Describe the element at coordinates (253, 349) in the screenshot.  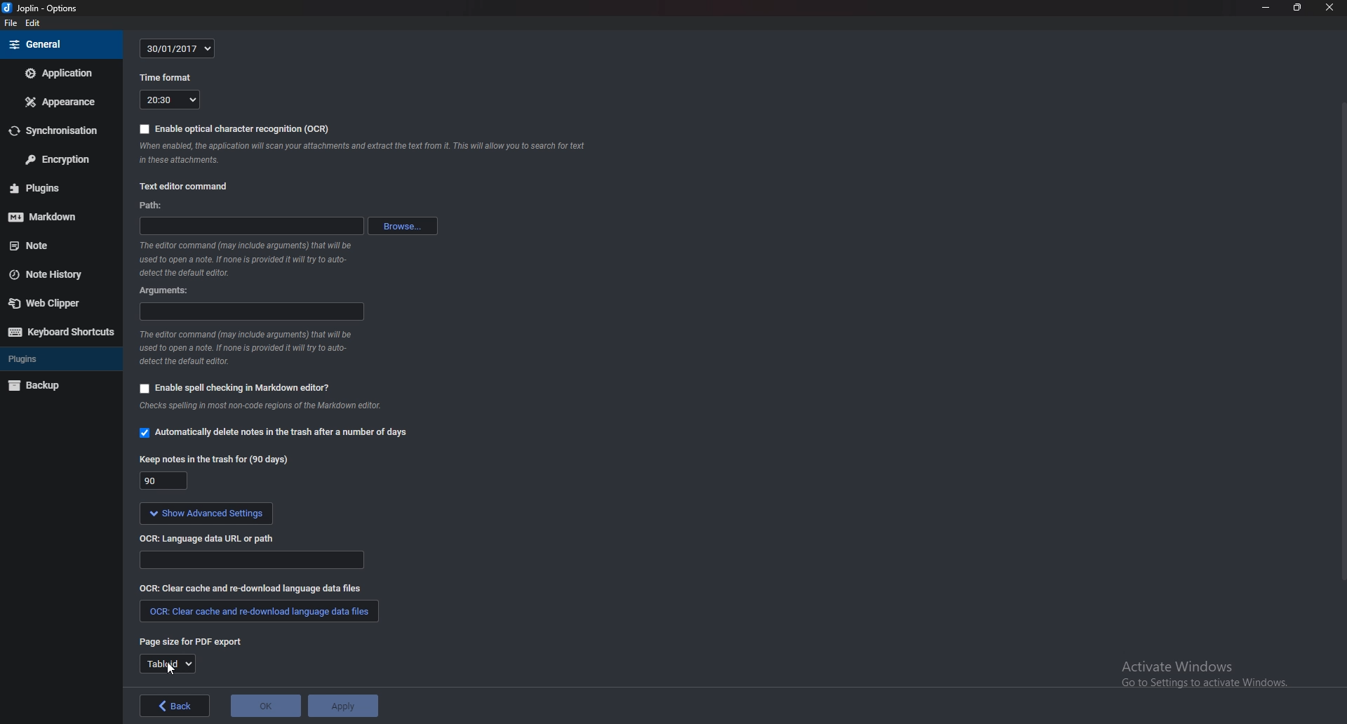
I see `info` at that location.